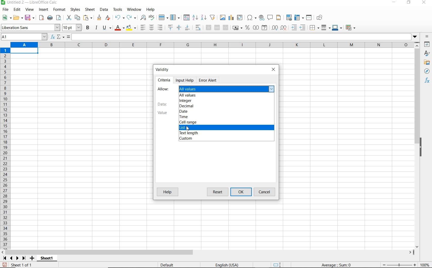 The width and height of the screenshot is (432, 268). Describe the element at coordinates (108, 18) in the screenshot. I see `clear direct formatting` at that location.